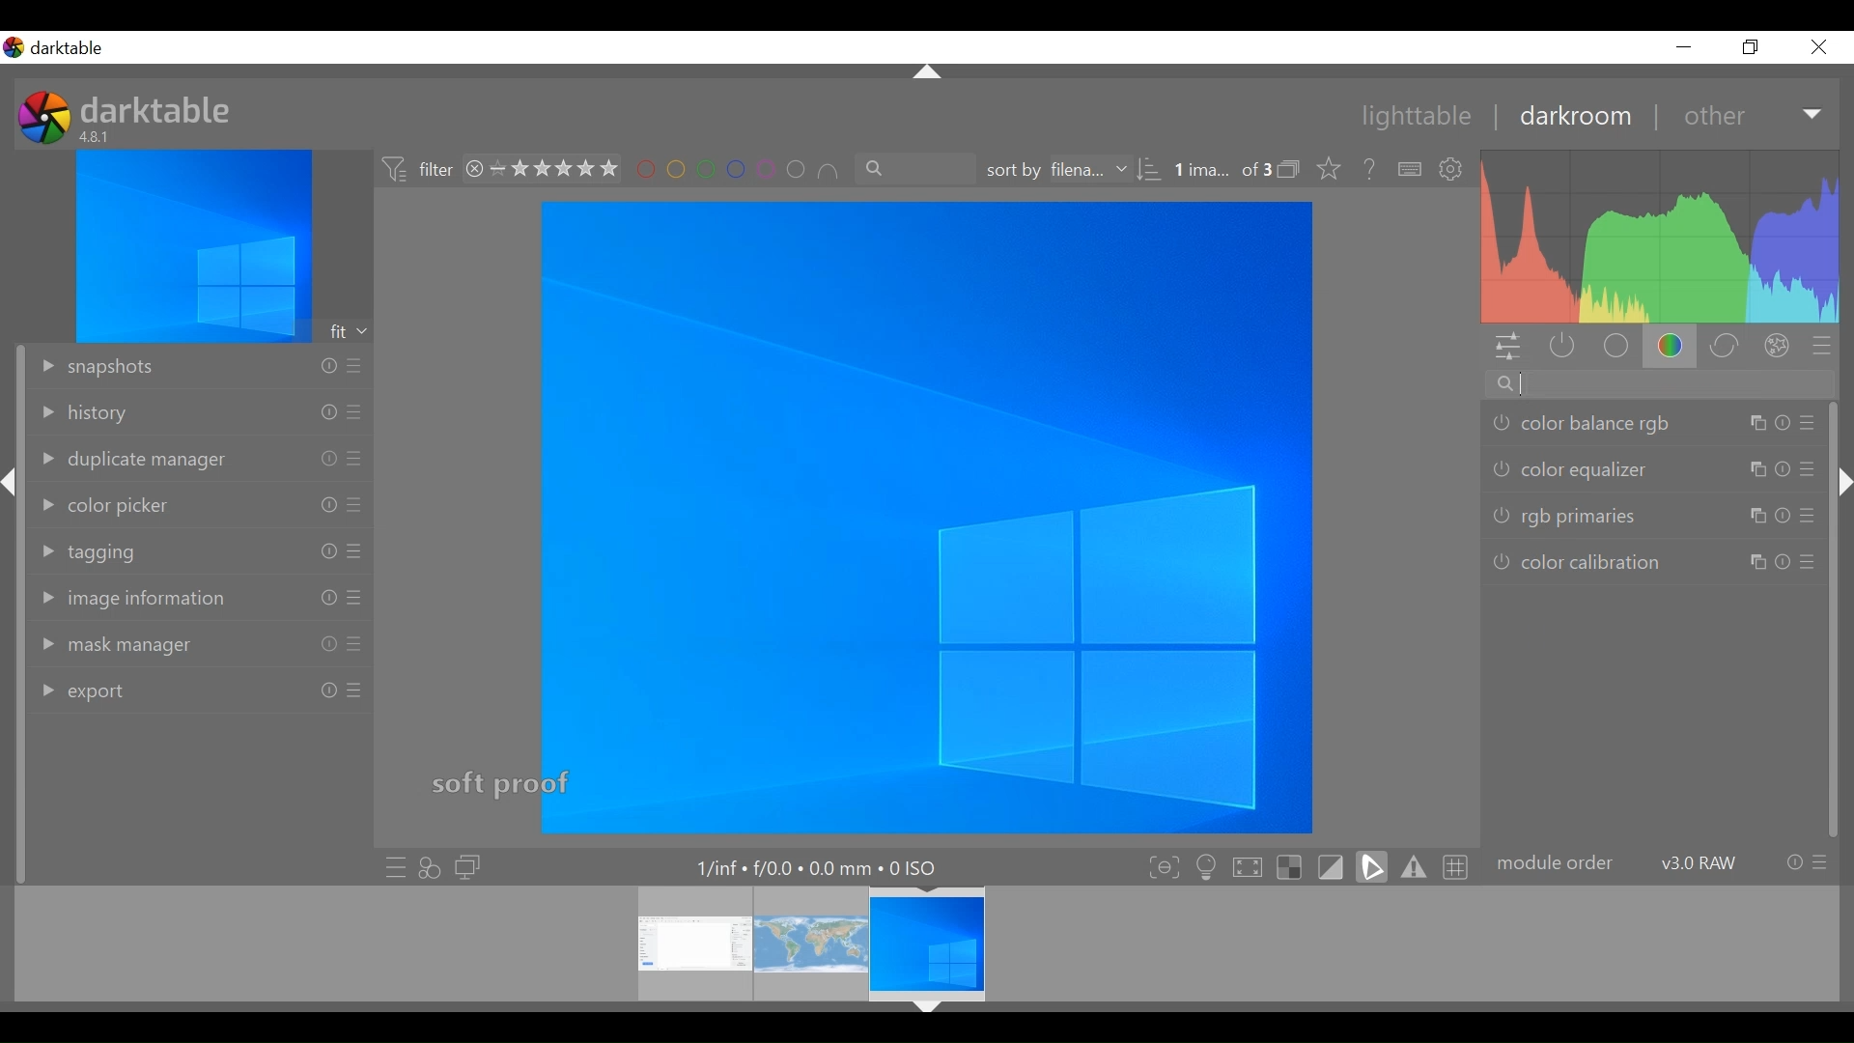 The image size is (1854, 1043). Describe the element at coordinates (353, 645) in the screenshot. I see `presets` at that location.